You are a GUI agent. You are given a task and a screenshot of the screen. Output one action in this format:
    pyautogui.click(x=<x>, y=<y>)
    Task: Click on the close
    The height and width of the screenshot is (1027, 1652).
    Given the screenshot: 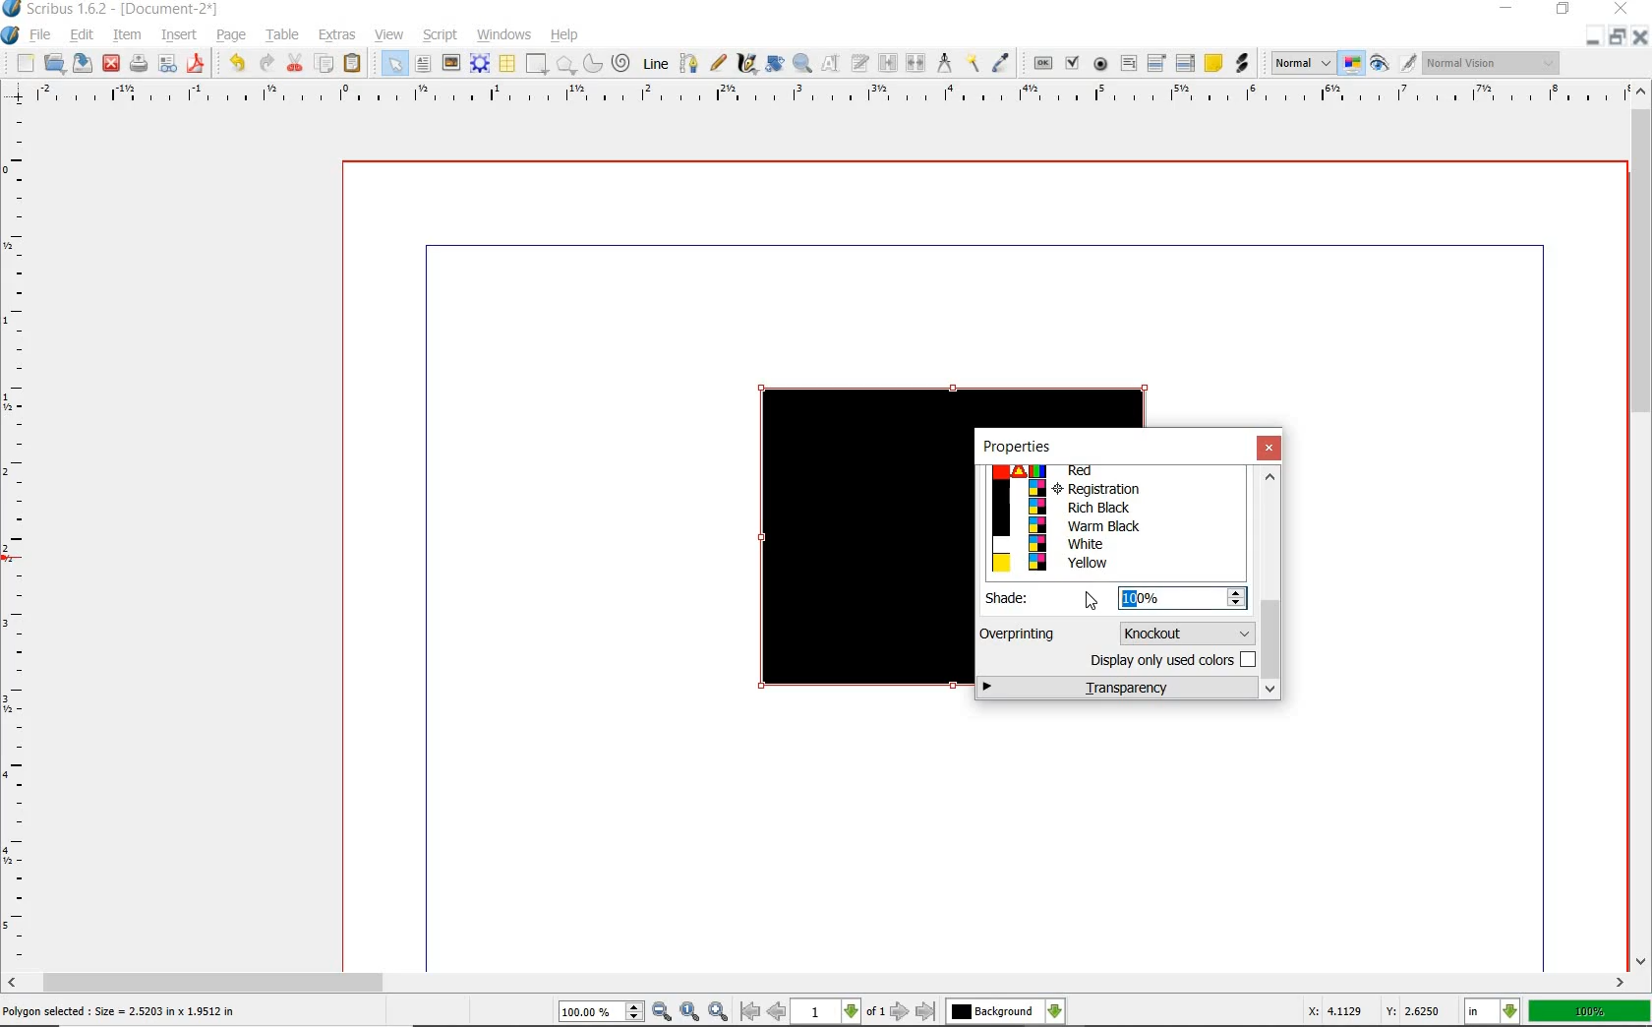 What is the action you would take?
    pyautogui.click(x=1270, y=449)
    